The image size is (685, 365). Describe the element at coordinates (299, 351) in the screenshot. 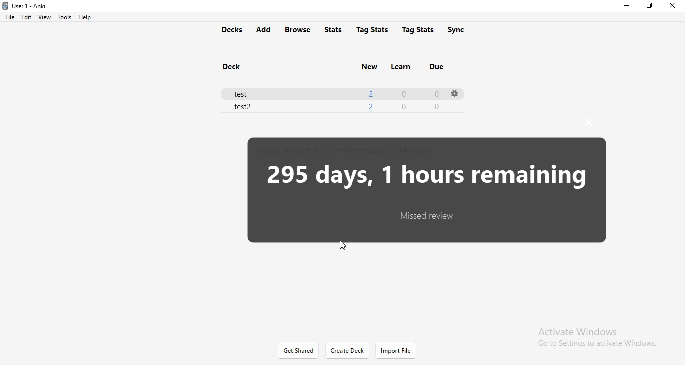

I see `get shared` at that location.